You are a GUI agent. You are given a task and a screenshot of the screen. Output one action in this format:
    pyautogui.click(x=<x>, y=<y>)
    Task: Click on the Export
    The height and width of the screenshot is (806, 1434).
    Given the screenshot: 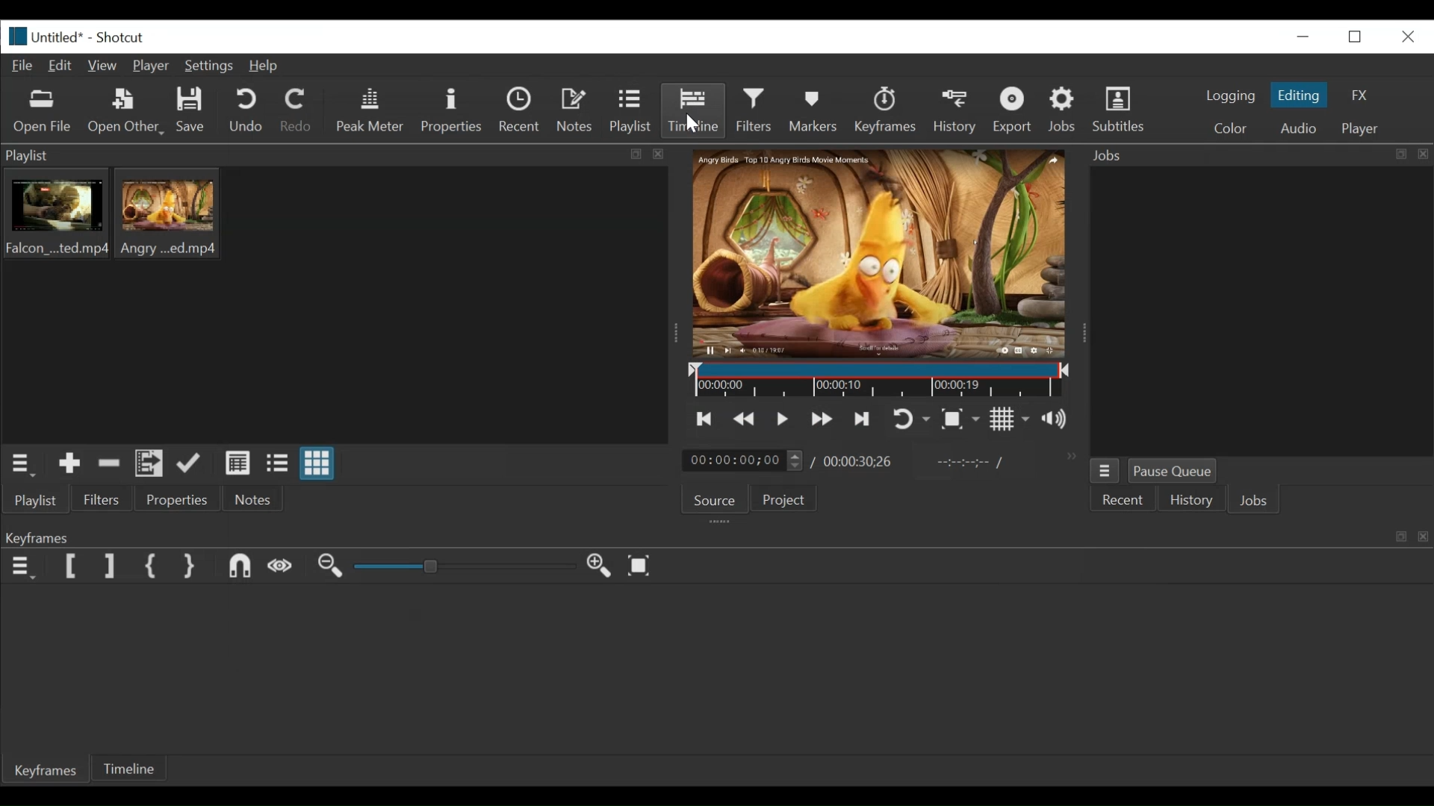 What is the action you would take?
    pyautogui.click(x=1015, y=112)
    